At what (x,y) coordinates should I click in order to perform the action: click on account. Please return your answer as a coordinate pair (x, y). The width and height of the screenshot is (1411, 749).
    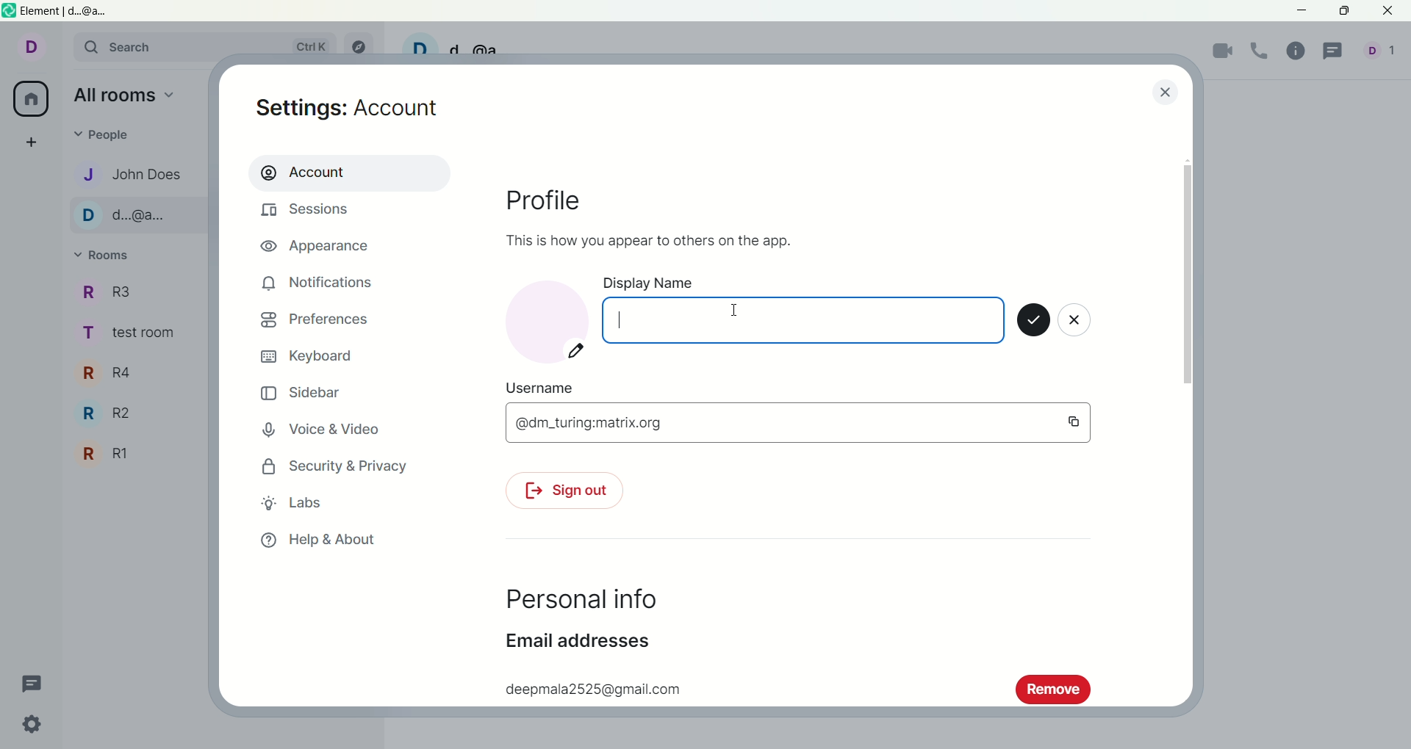
    Looking at the image, I should click on (546, 319).